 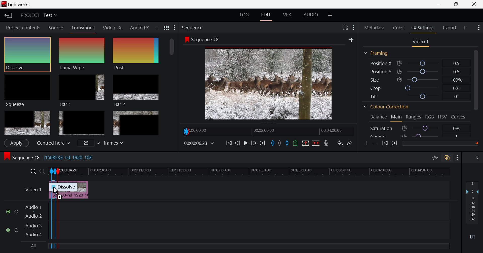 I want to click on Metadata Tab, so click(x=374, y=28).